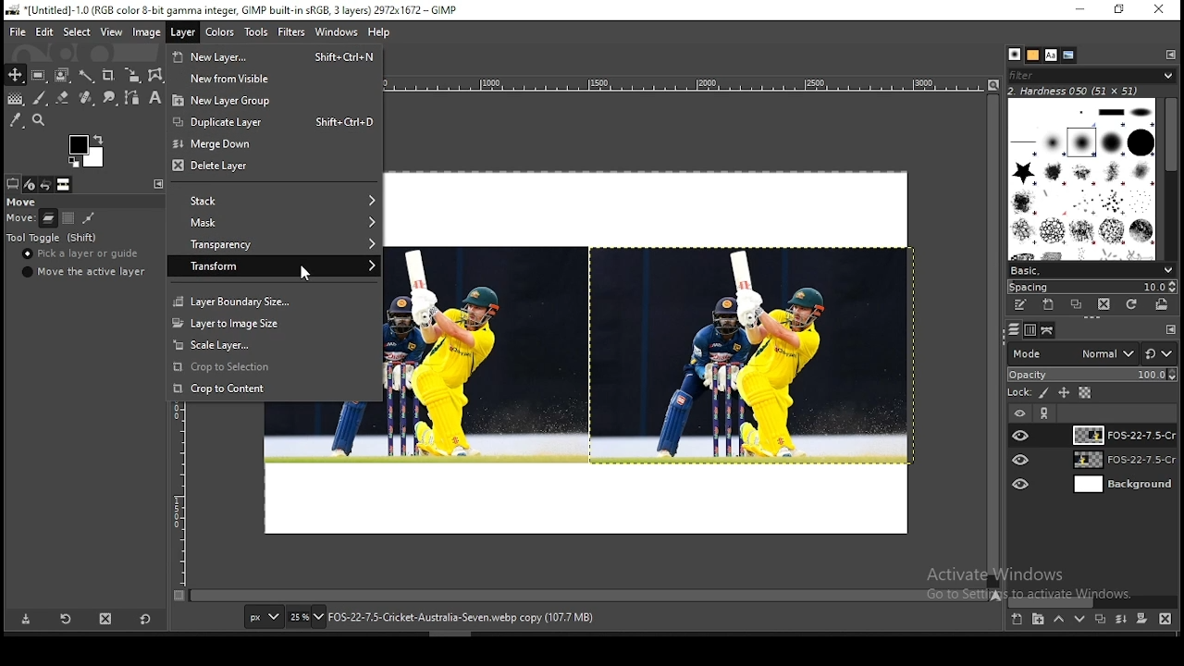  What do you see at coordinates (1033, 55) in the screenshot?
I see `patterns` at bounding box center [1033, 55].